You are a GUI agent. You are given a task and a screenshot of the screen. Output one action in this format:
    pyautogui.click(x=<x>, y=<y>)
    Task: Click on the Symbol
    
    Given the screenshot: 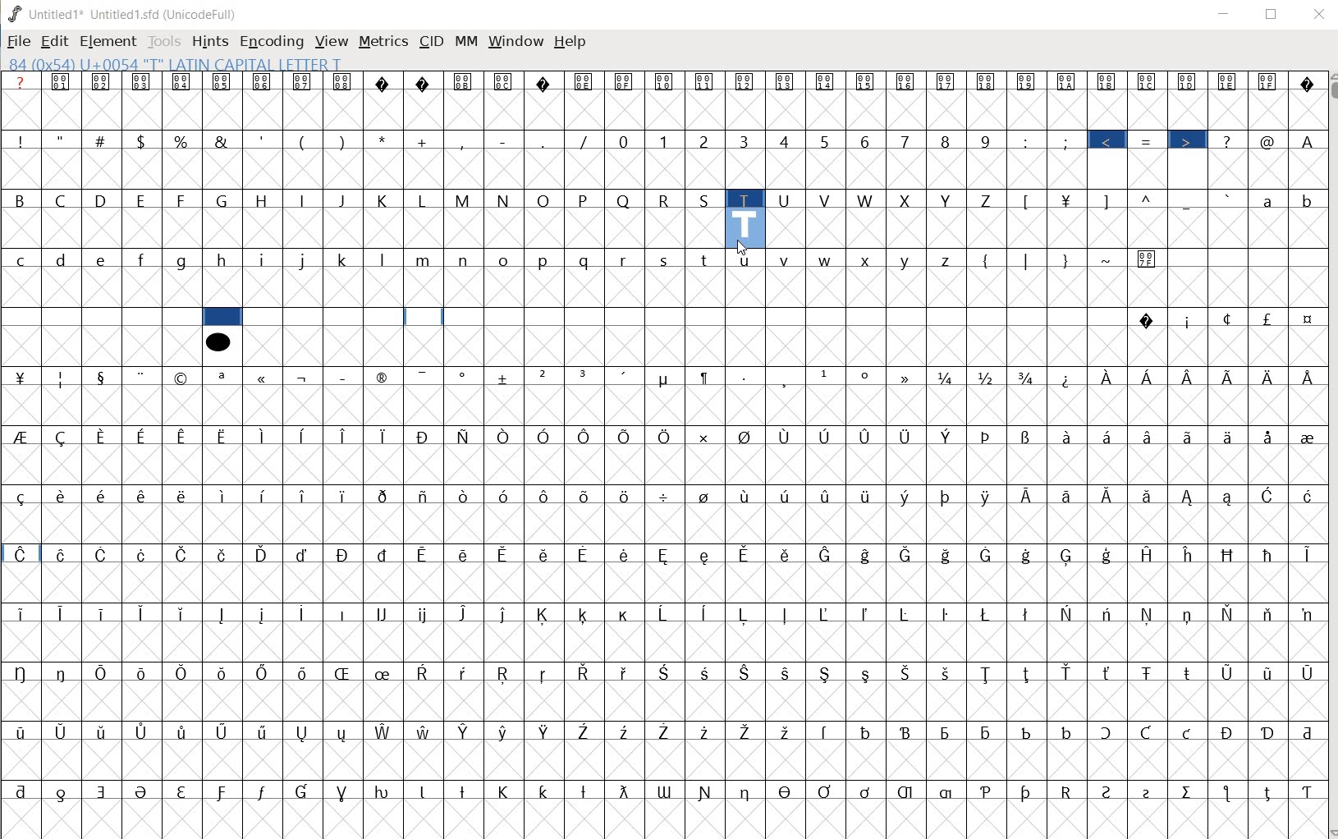 What is the action you would take?
    pyautogui.click(x=506, y=553)
    